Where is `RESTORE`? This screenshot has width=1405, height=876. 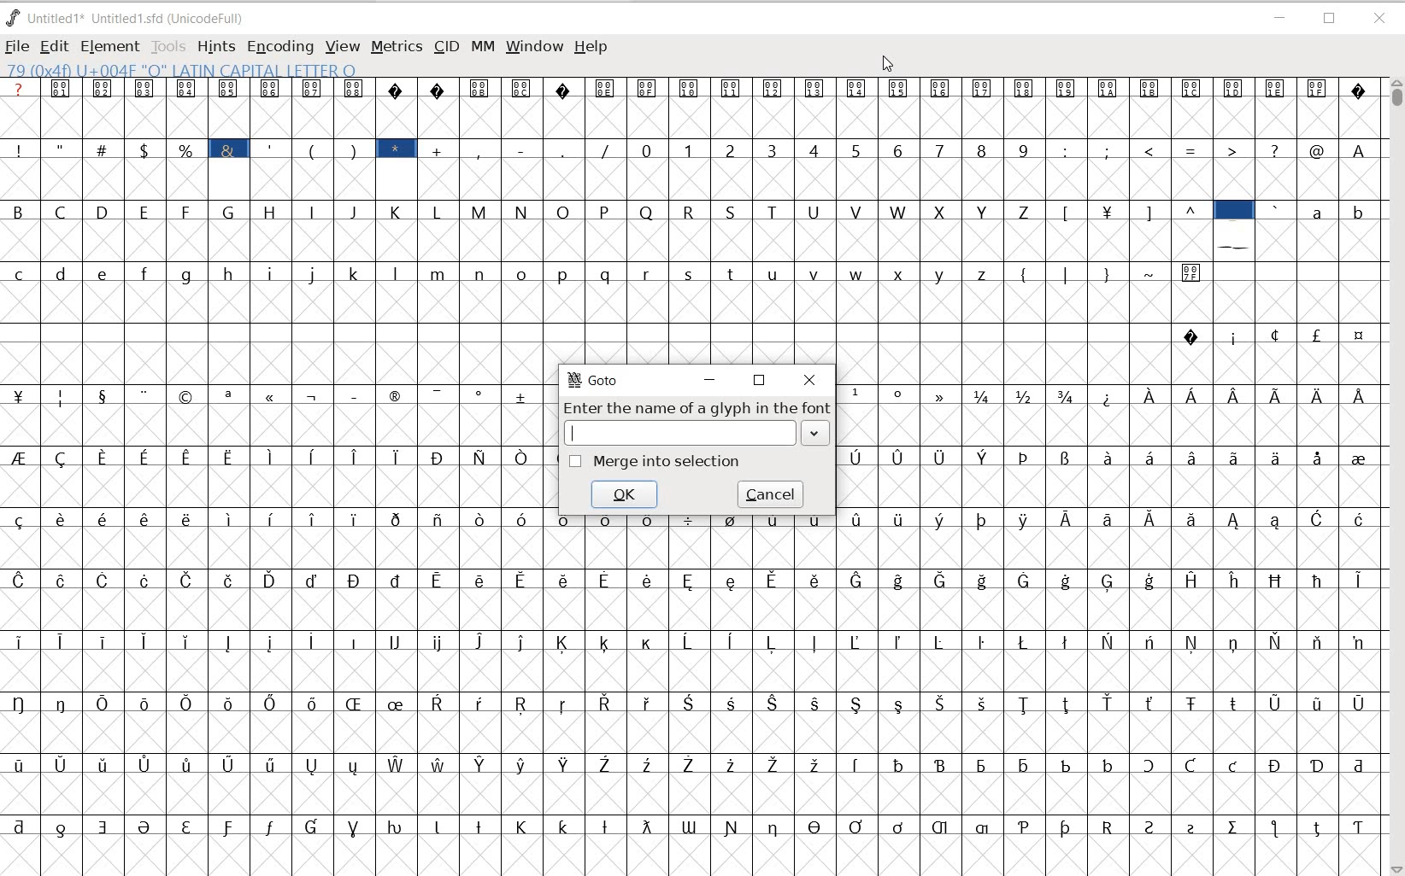
RESTORE is located at coordinates (1332, 20).